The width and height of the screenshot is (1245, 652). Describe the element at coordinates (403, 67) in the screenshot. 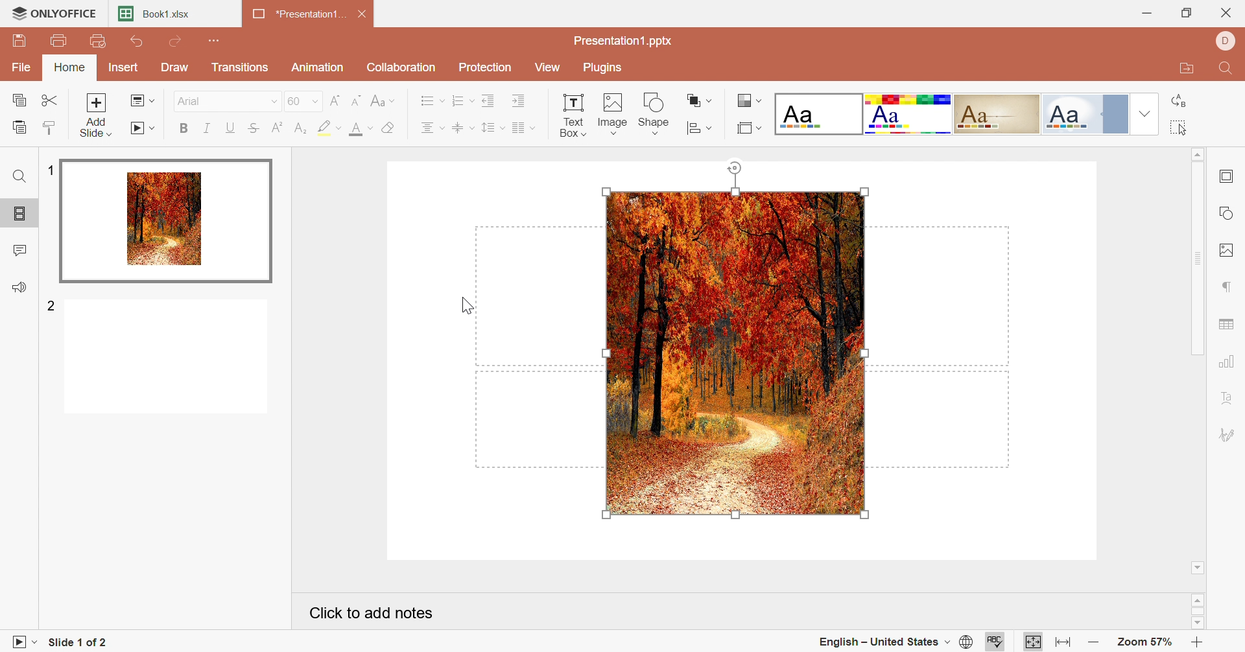

I see `Collaboration` at that location.